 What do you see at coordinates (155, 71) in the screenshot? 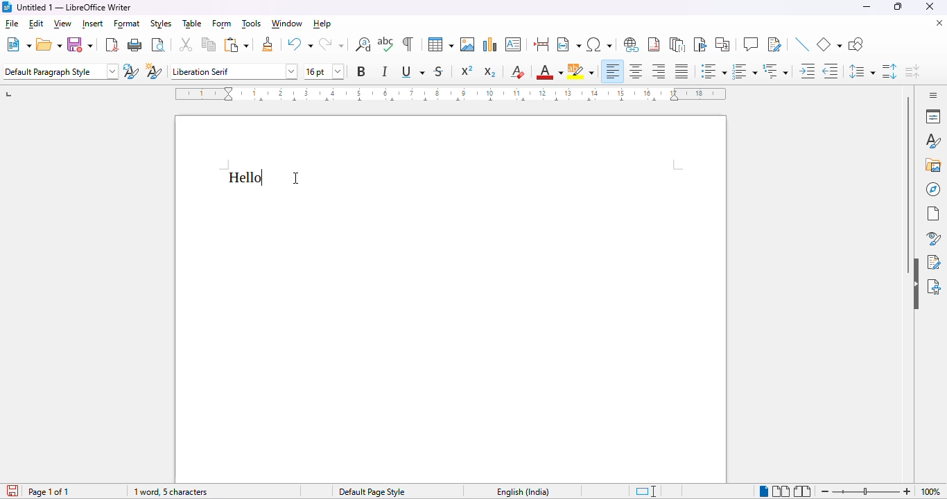
I see `new style from selection` at bounding box center [155, 71].